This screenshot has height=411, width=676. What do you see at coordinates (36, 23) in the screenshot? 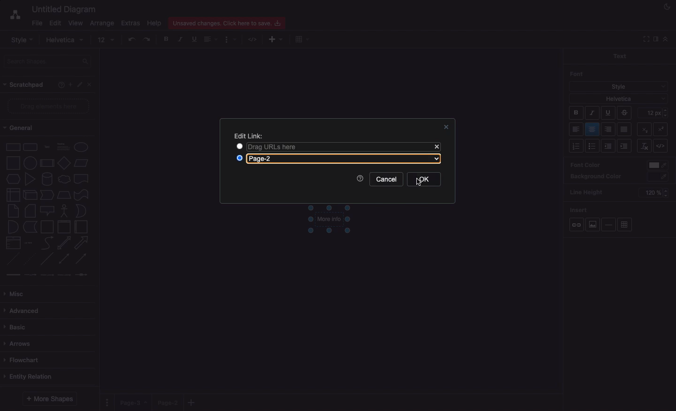
I see `File` at bounding box center [36, 23].